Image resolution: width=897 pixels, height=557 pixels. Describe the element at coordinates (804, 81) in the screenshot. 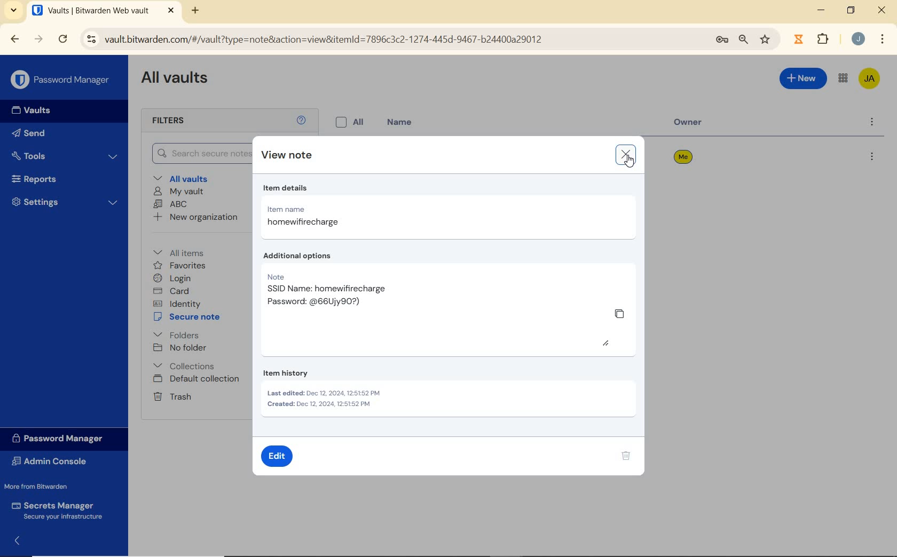

I see `New` at that location.